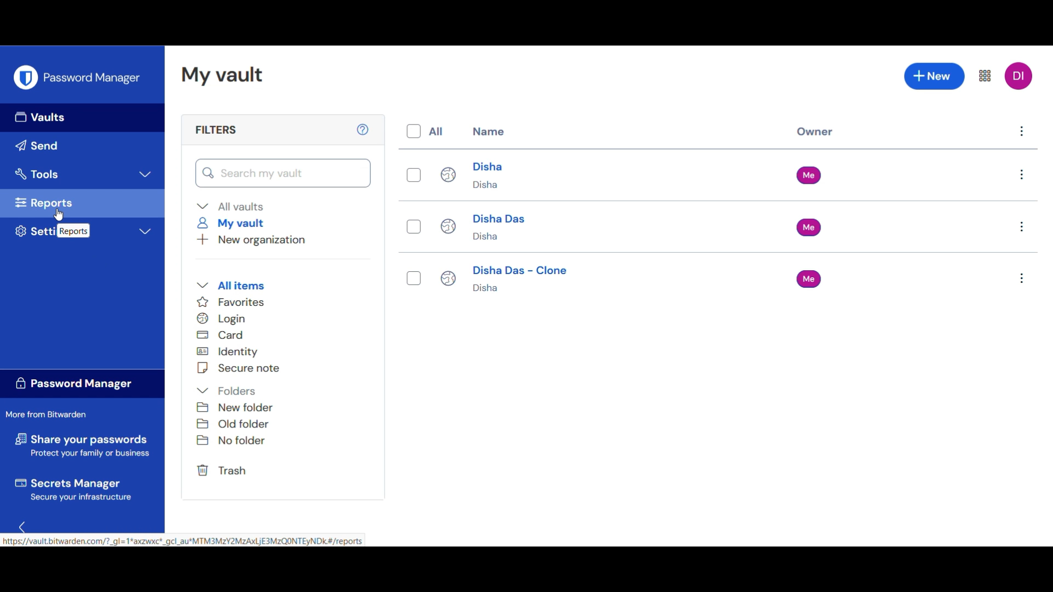  I want to click on Bitwarden logo, so click(25, 77).